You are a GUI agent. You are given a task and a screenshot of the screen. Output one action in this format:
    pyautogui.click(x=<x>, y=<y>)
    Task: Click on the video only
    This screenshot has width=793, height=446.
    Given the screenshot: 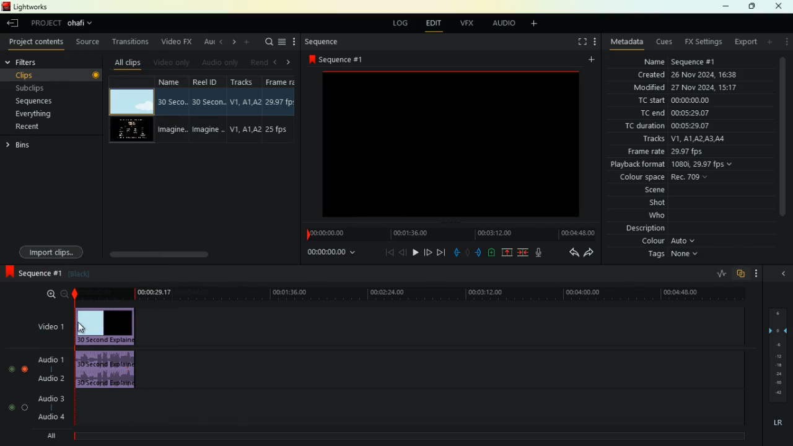 What is the action you would take?
    pyautogui.click(x=173, y=63)
    